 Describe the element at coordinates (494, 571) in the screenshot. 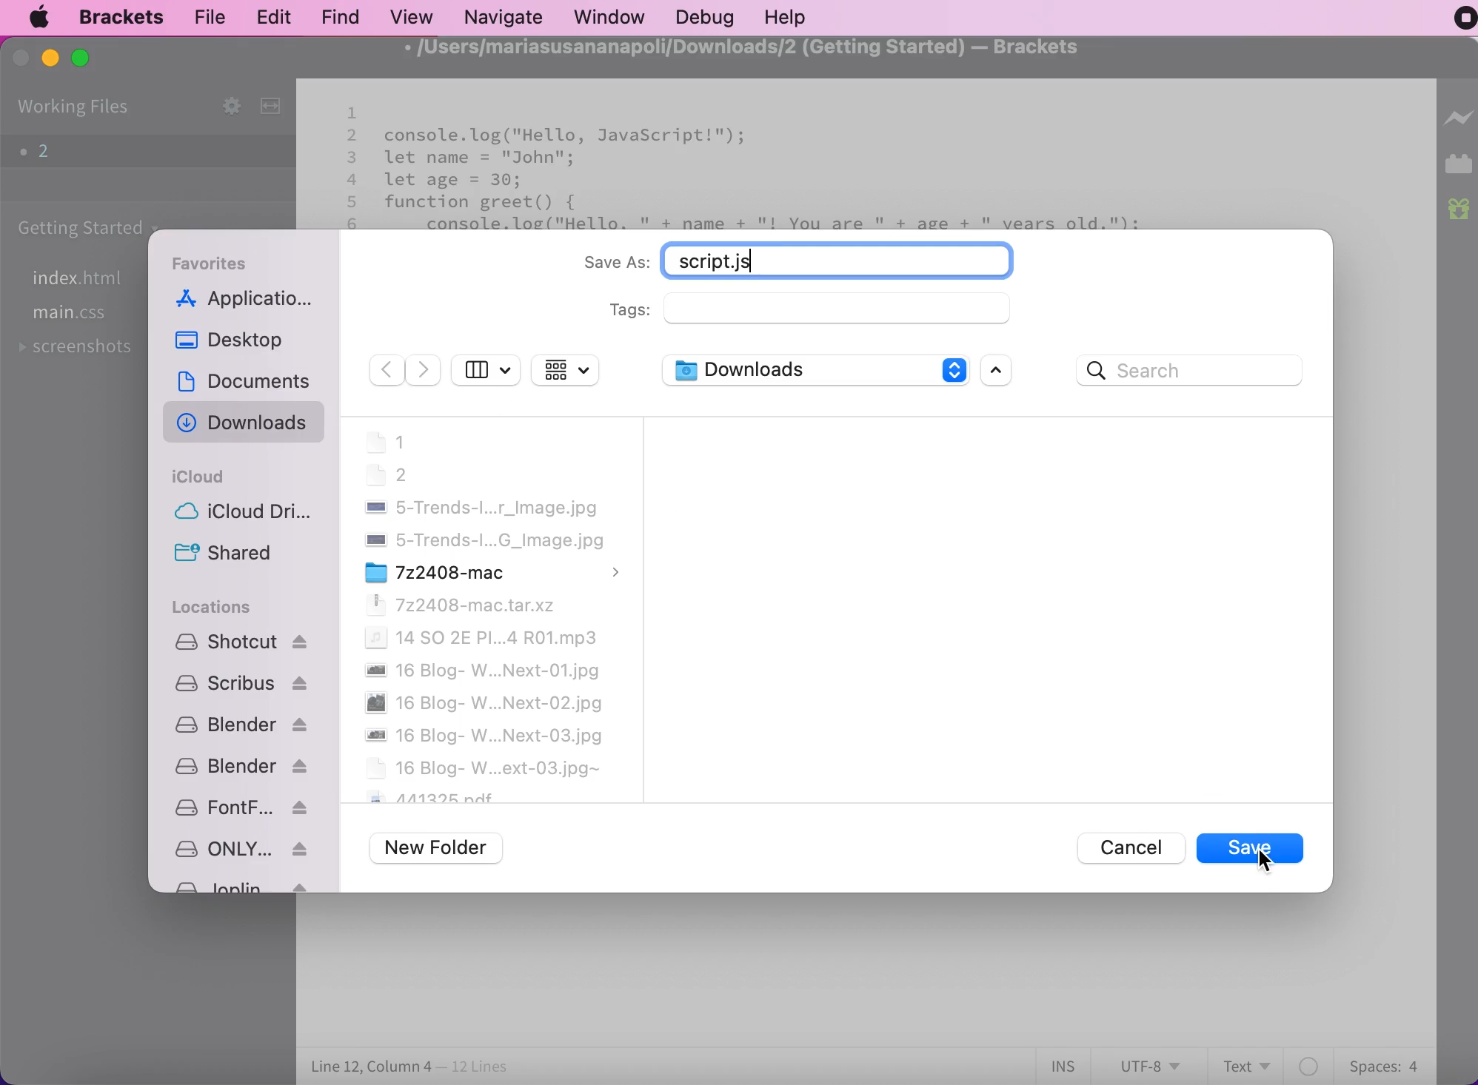

I see `7z2408-mac` at that location.